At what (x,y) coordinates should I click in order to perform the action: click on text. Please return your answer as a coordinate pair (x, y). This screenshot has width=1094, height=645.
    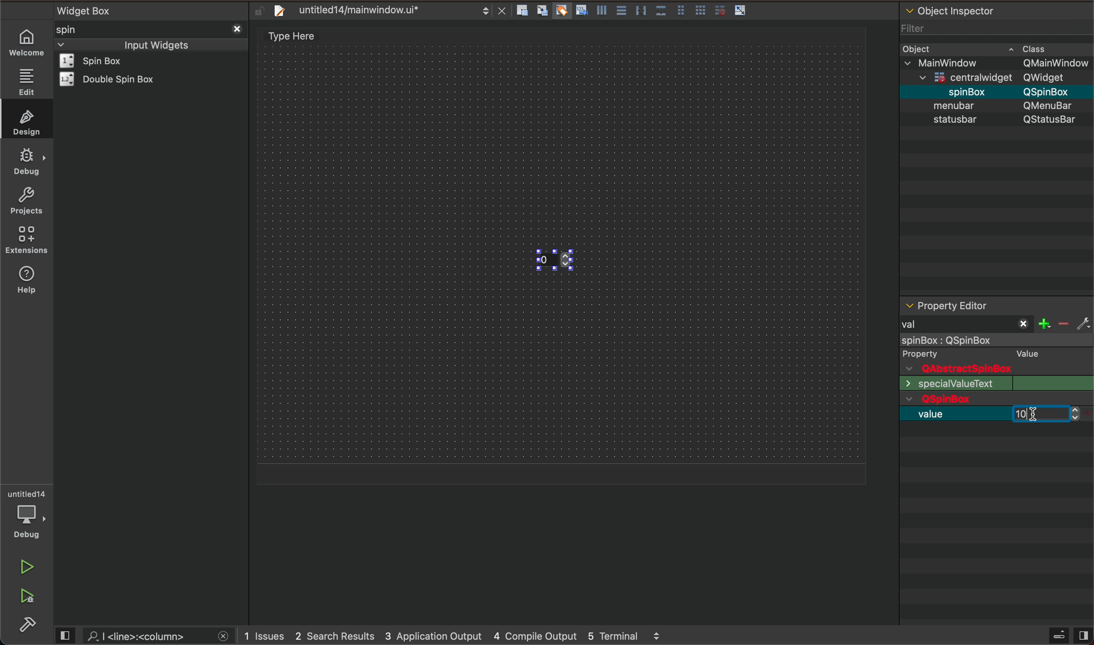
    Looking at the image, I should click on (1051, 120).